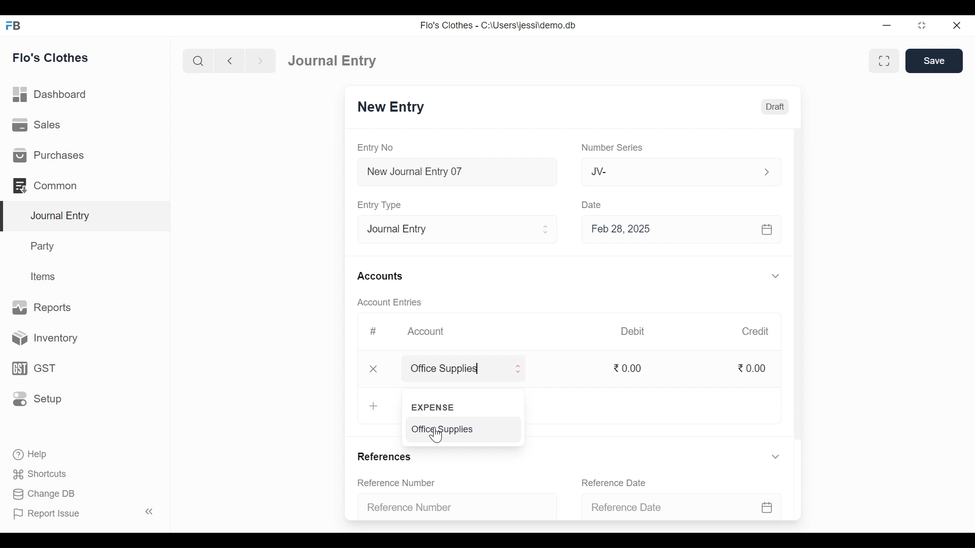 This screenshot has width=975, height=548. Describe the element at coordinates (374, 330) in the screenshot. I see `#` at that location.